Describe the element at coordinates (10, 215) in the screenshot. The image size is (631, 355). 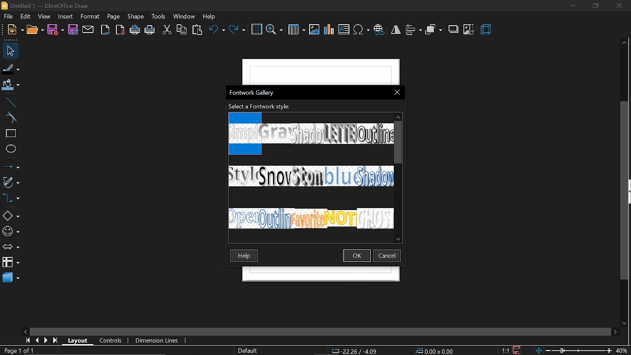
I see `basic shapes` at that location.